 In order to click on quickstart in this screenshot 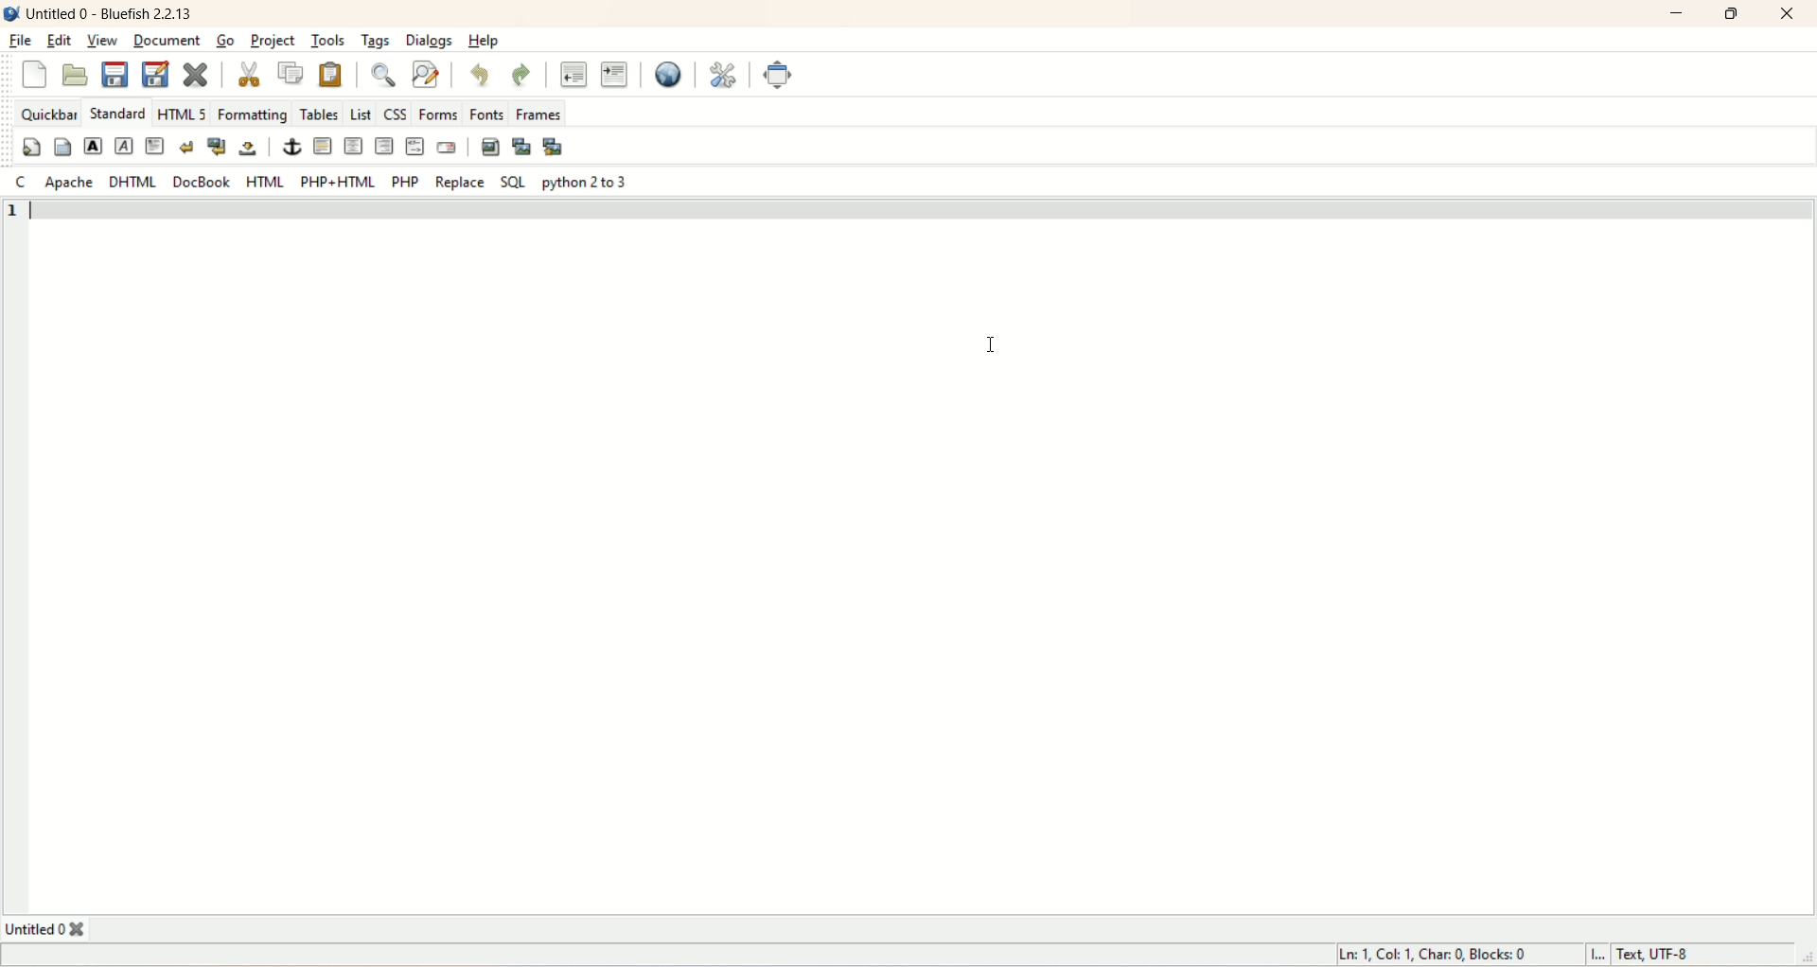, I will do `click(34, 149)`.